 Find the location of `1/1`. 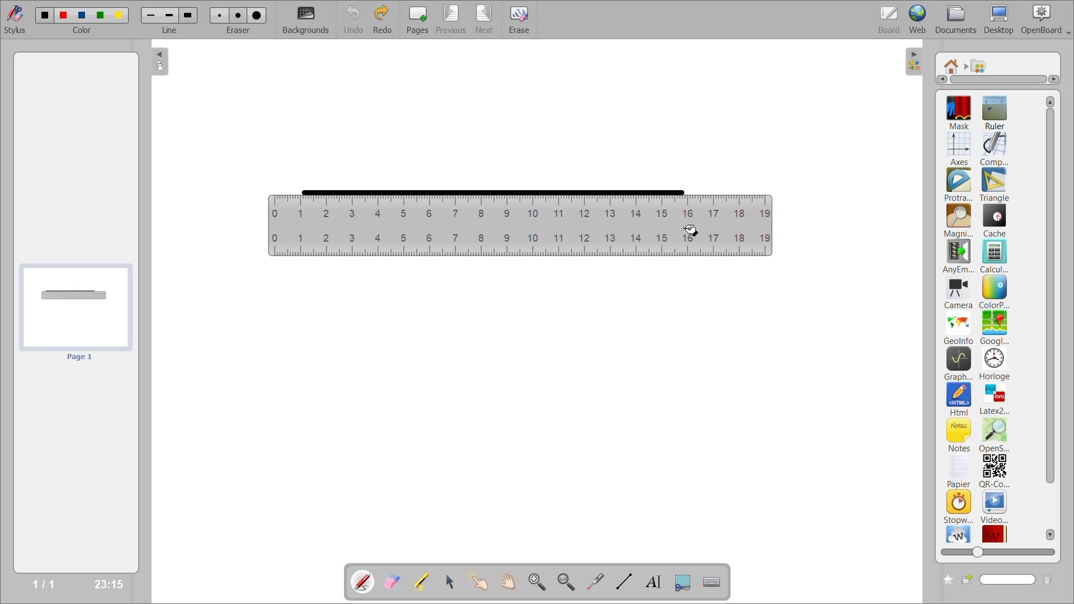

1/1 is located at coordinates (47, 584).